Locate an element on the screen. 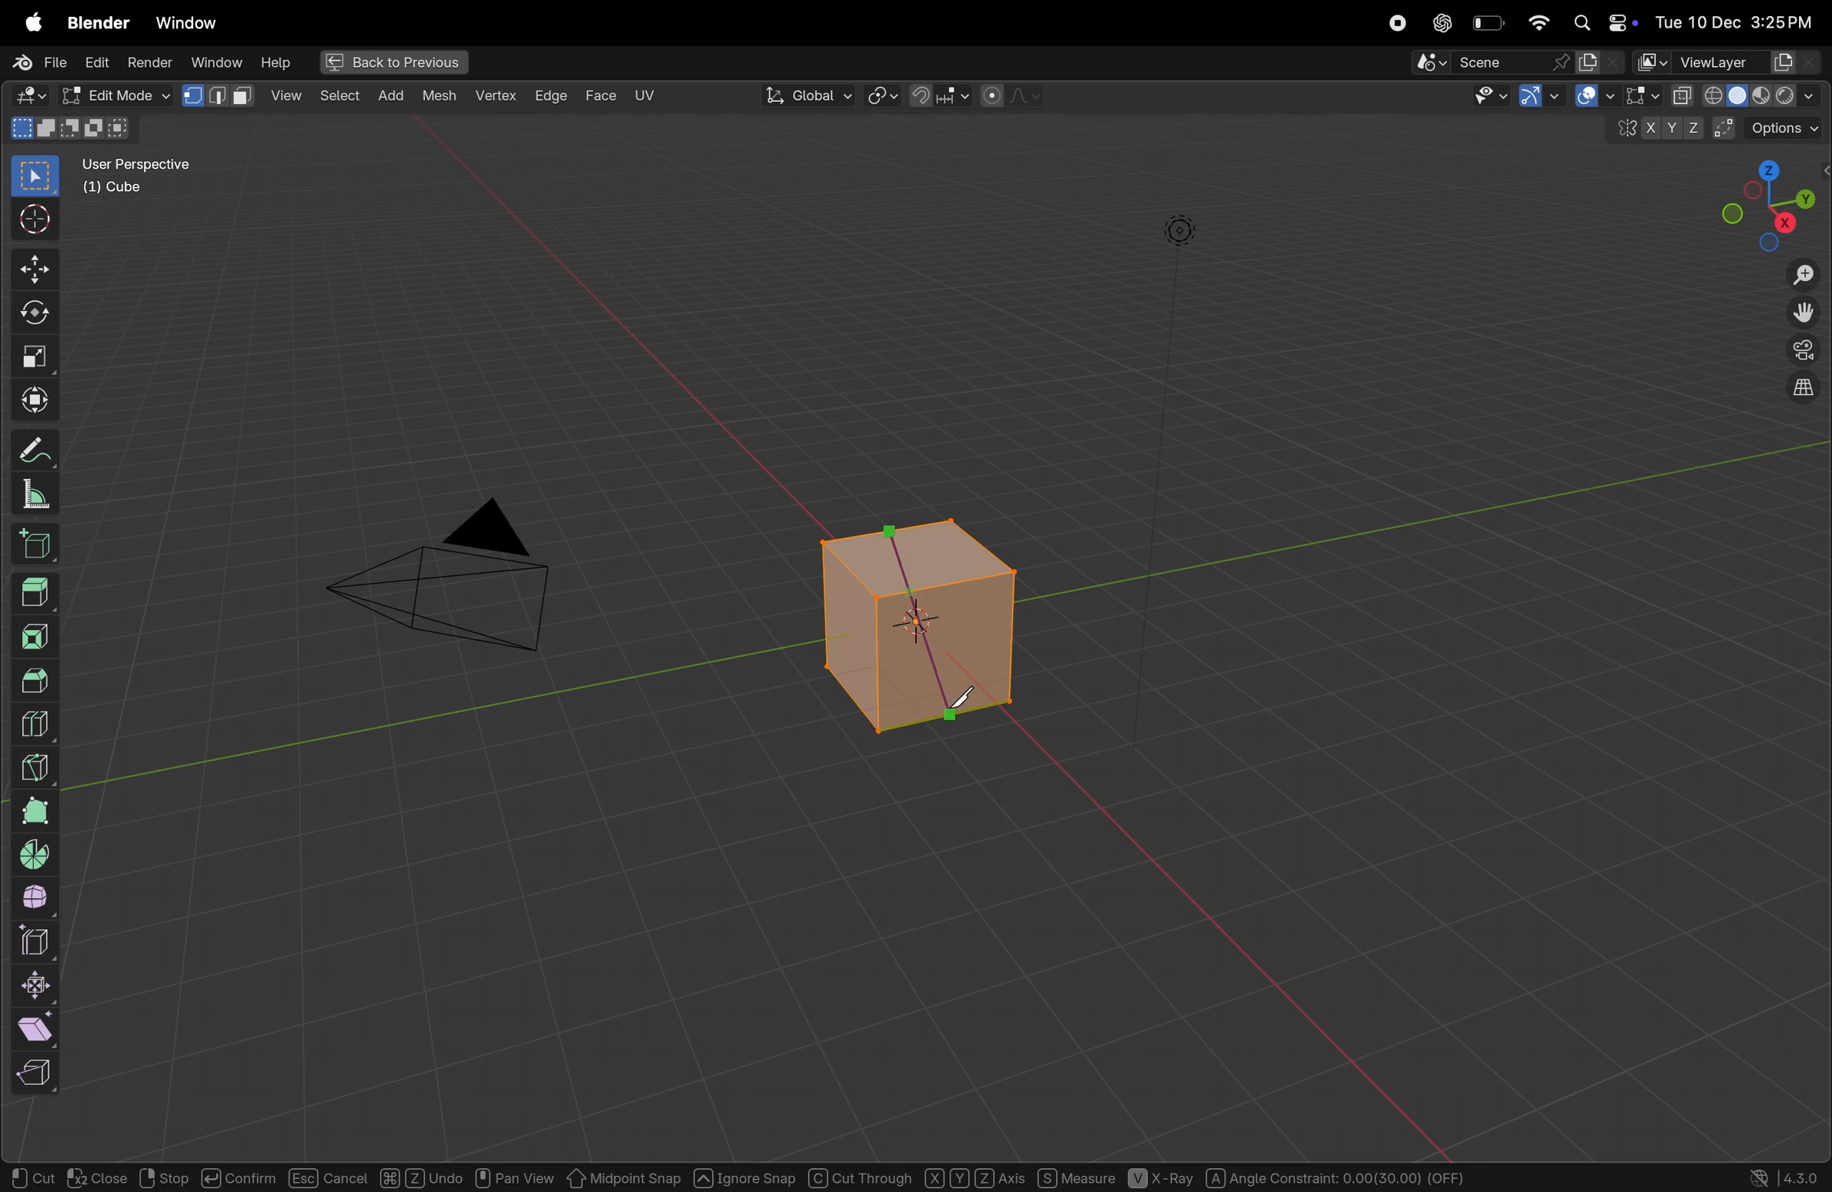 The width and height of the screenshot is (1832, 1192). snap is located at coordinates (939, 98).